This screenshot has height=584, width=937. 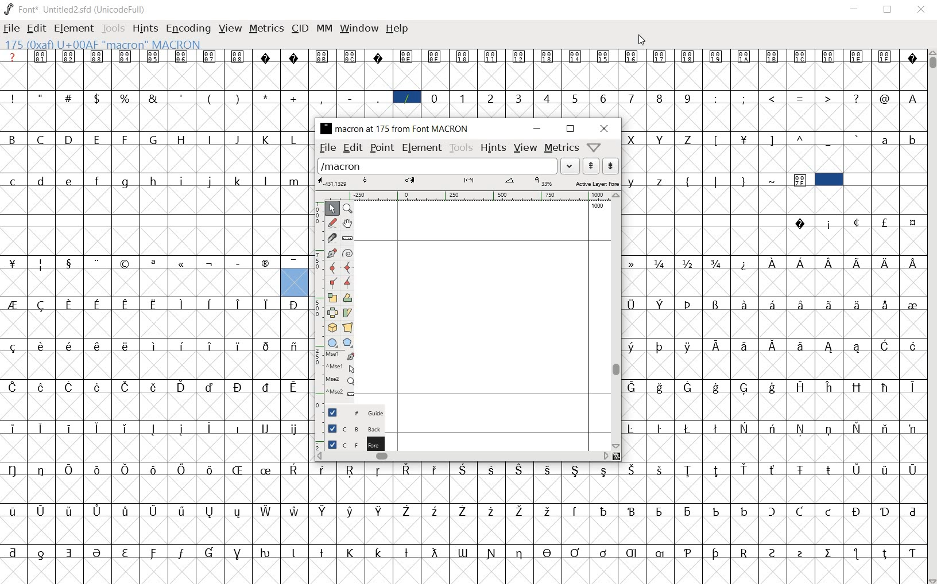 What do you see at coordinates (188, 29) in the screenshot?
I see `encoding` at bounding box center [188, 29].